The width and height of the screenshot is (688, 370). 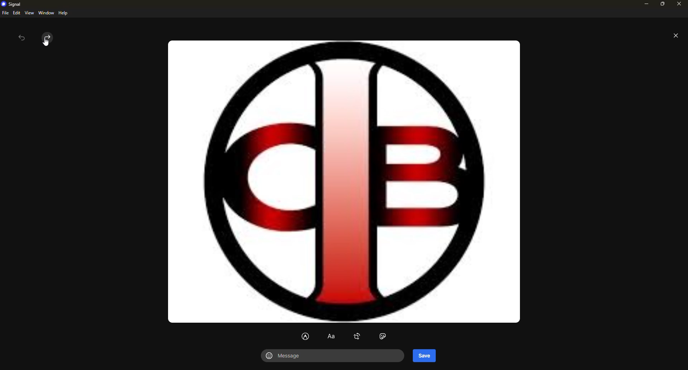 What do you see at coordinates (680, 5) in the screenshot?
I see `close` at bounding box center [680, 5].